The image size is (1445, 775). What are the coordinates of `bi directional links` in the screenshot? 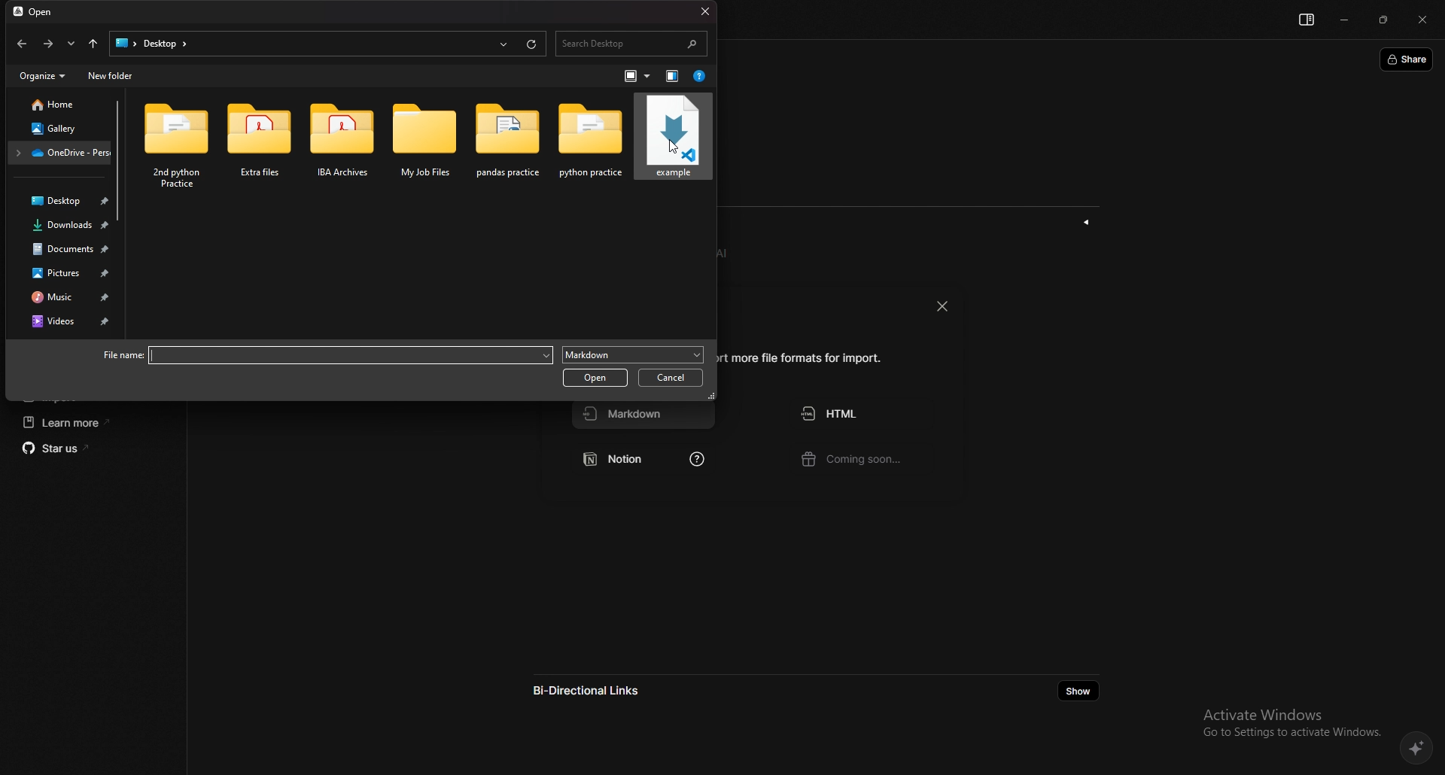 It's located at (599, 691).